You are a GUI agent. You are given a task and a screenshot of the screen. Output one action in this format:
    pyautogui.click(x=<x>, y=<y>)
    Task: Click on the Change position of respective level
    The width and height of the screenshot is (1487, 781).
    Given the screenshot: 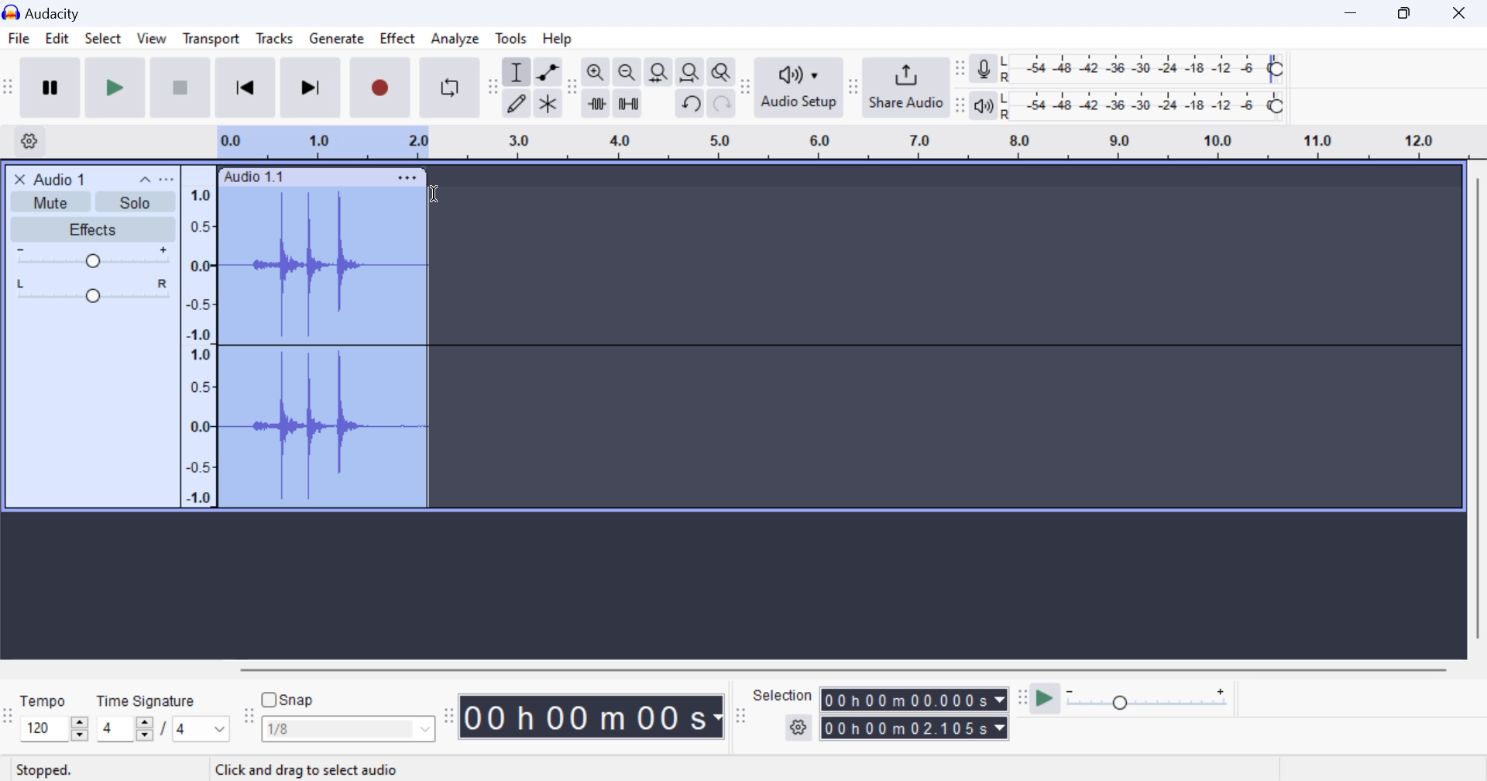 What is the action you would take?
    pyautogui.click(x=961, y=87)
    